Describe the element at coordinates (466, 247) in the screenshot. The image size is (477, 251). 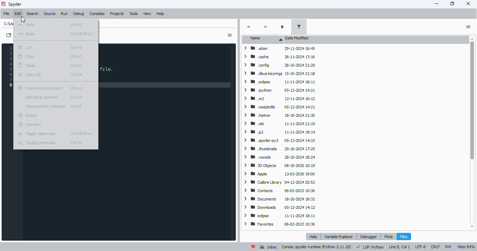
I see `mem 83%` at that location.